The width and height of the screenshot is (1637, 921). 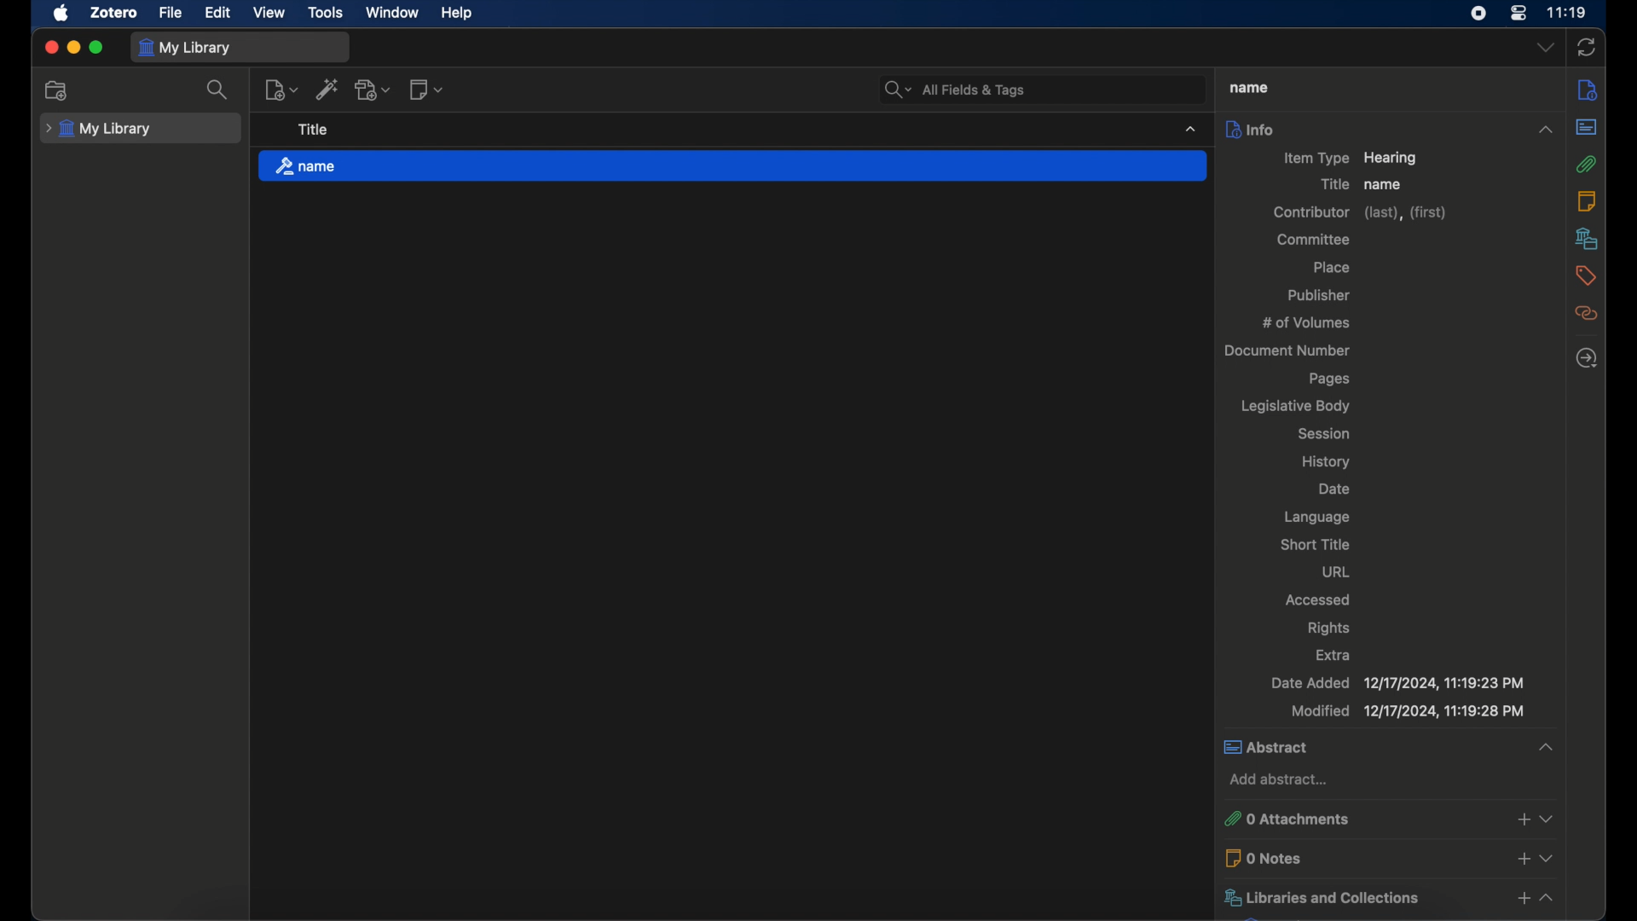 What do you see at coordinates (1407, 713) in the screenshot?
I see `modified` at bounding box center [1407, 713].